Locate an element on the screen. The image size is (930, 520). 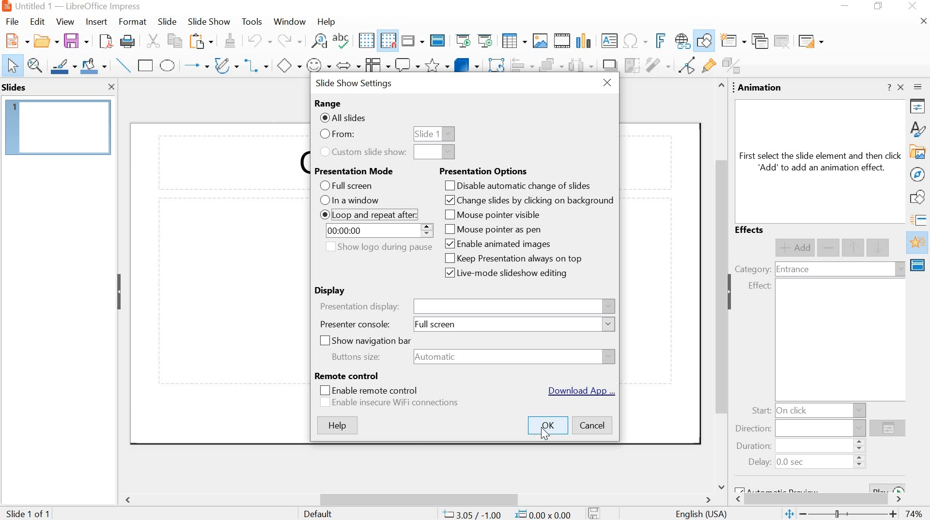
close app is located at coordinates (914, 7).